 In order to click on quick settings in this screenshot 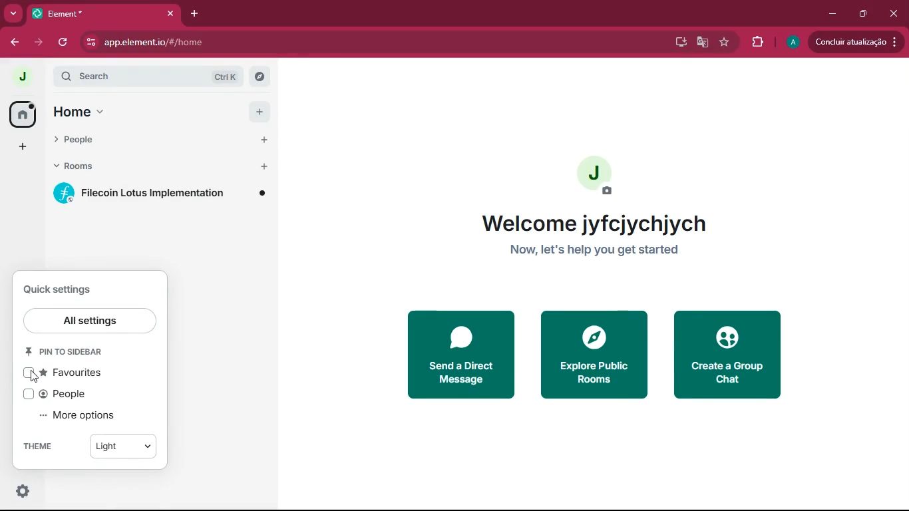, I will do `click(60, 290)`.